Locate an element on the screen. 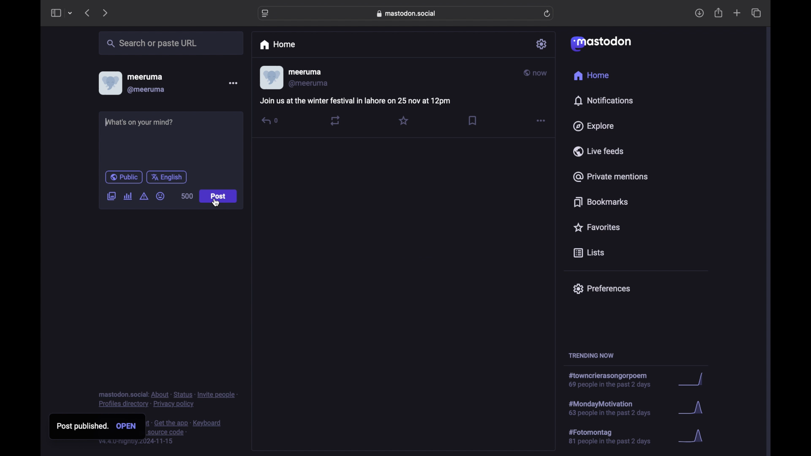 The width and height of the screenshot is (811, 456). hashtag trend is located at coordinates (615, 407).